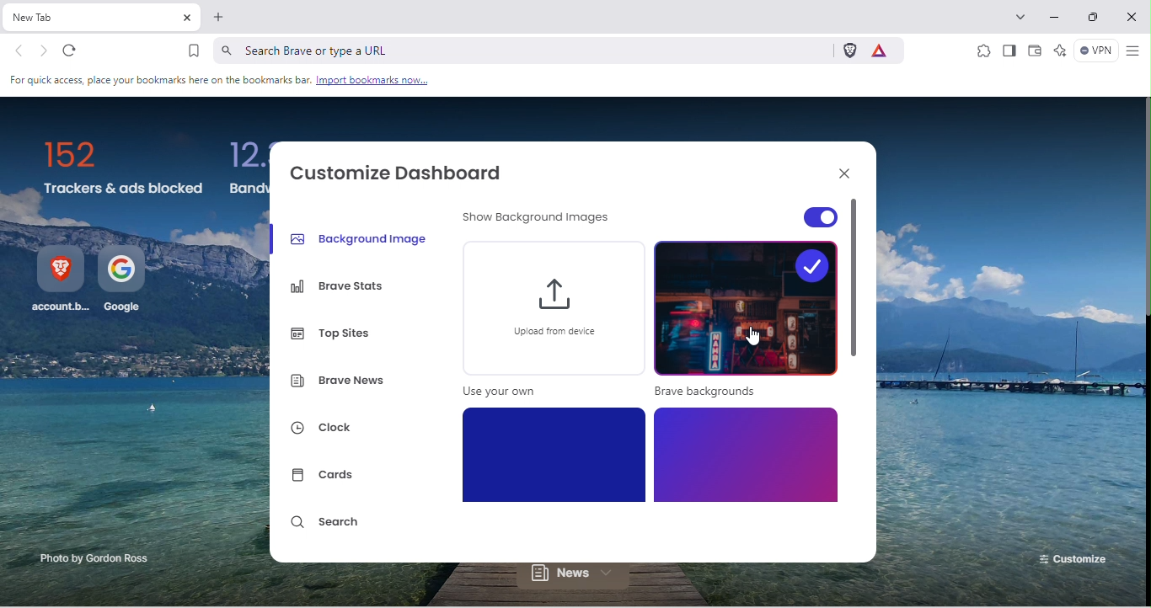 Image resolution: width=1151 pixels, height=608 pixels. Describe the element at coordinates (126, 281) in the screenshot. I see `Google` at that location.